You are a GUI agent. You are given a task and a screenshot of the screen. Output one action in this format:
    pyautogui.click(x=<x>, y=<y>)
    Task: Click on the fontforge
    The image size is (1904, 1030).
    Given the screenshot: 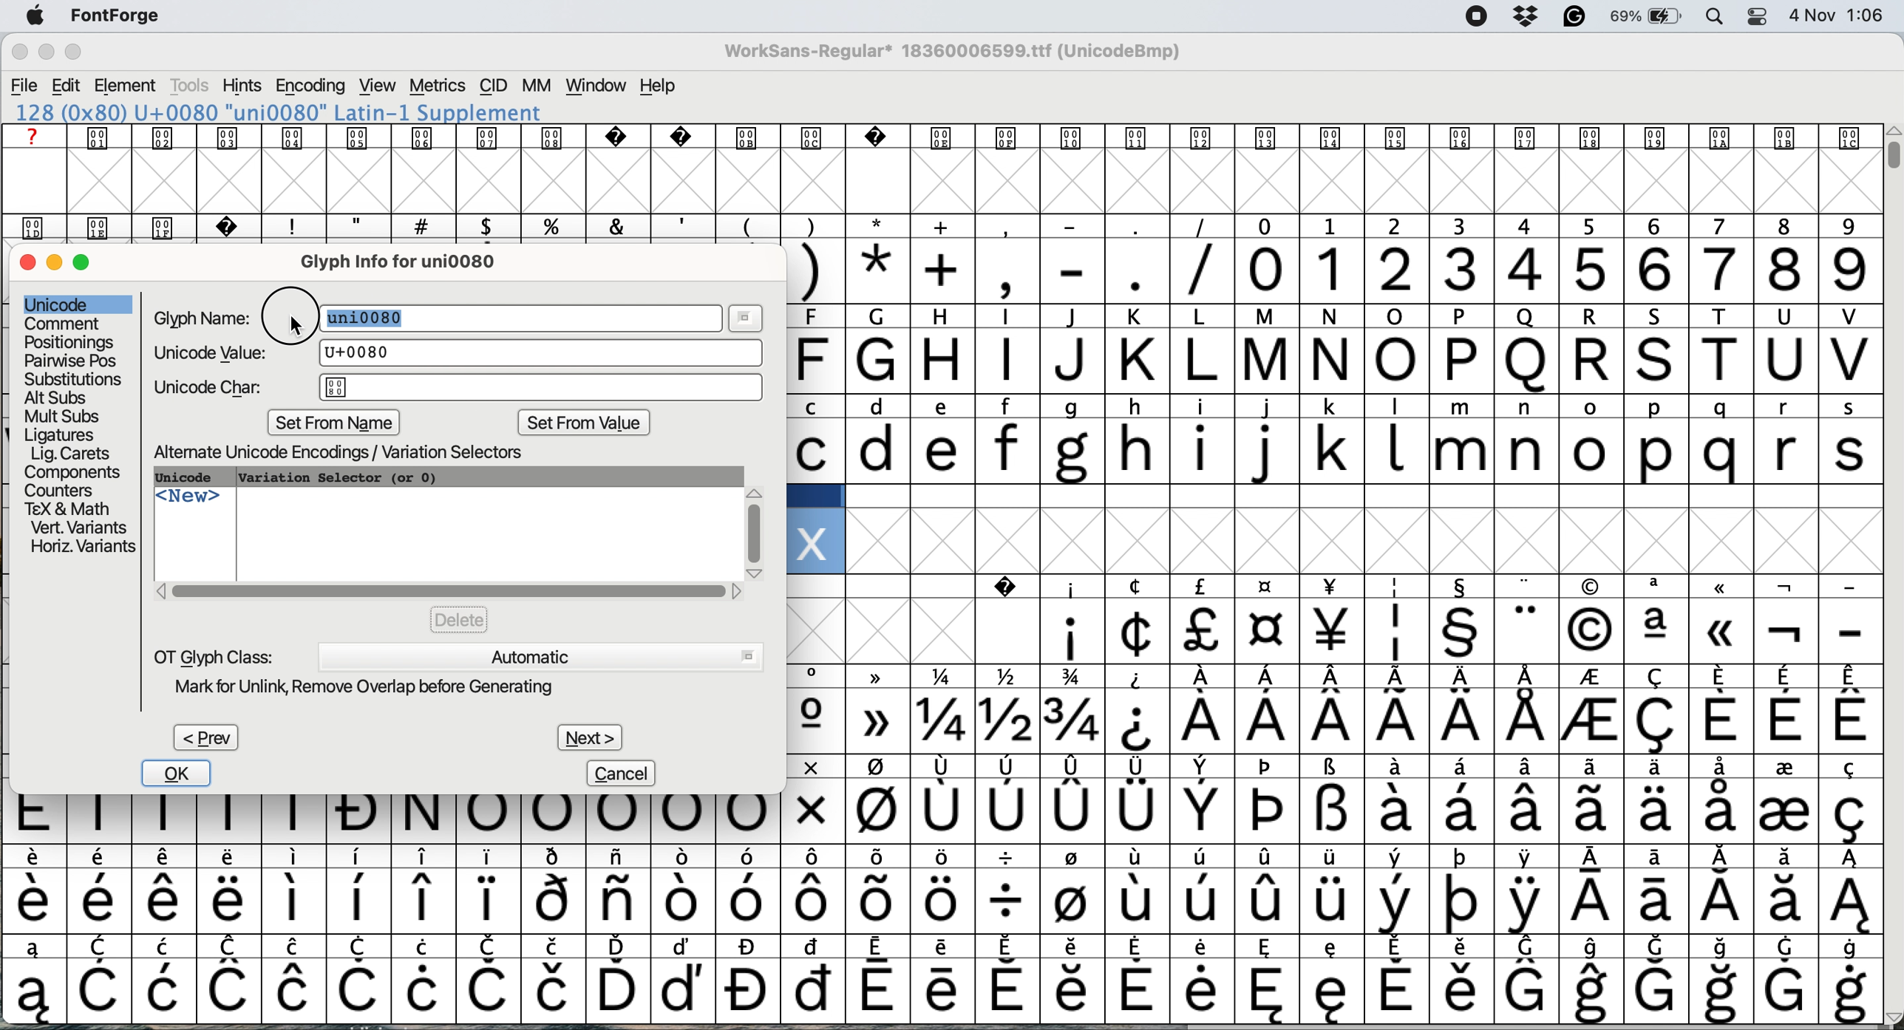 What is the action you would take?
    pyautogui.click(x=121, y=18)
    